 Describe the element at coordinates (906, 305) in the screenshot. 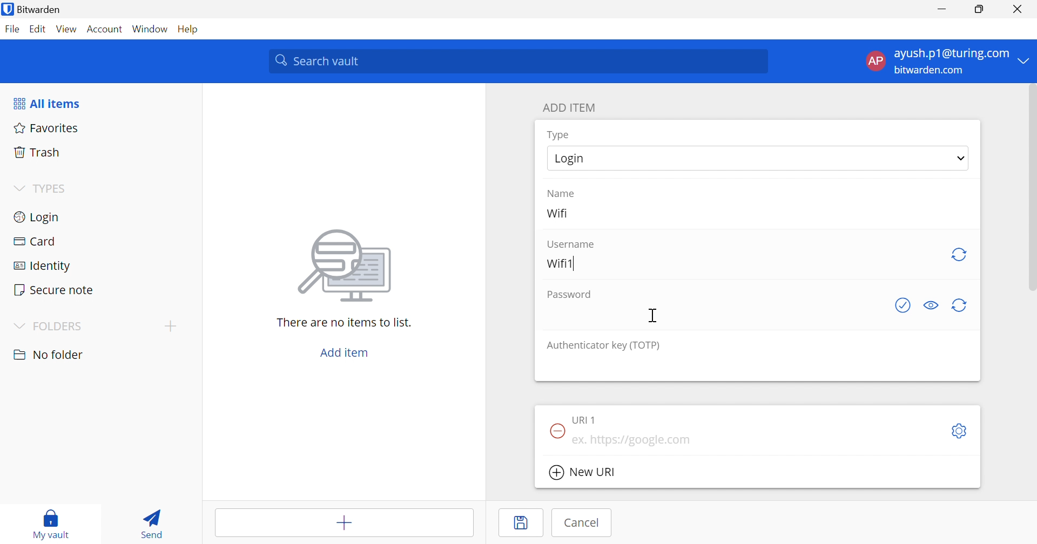

I see `Check if password has been exposed` at that location.